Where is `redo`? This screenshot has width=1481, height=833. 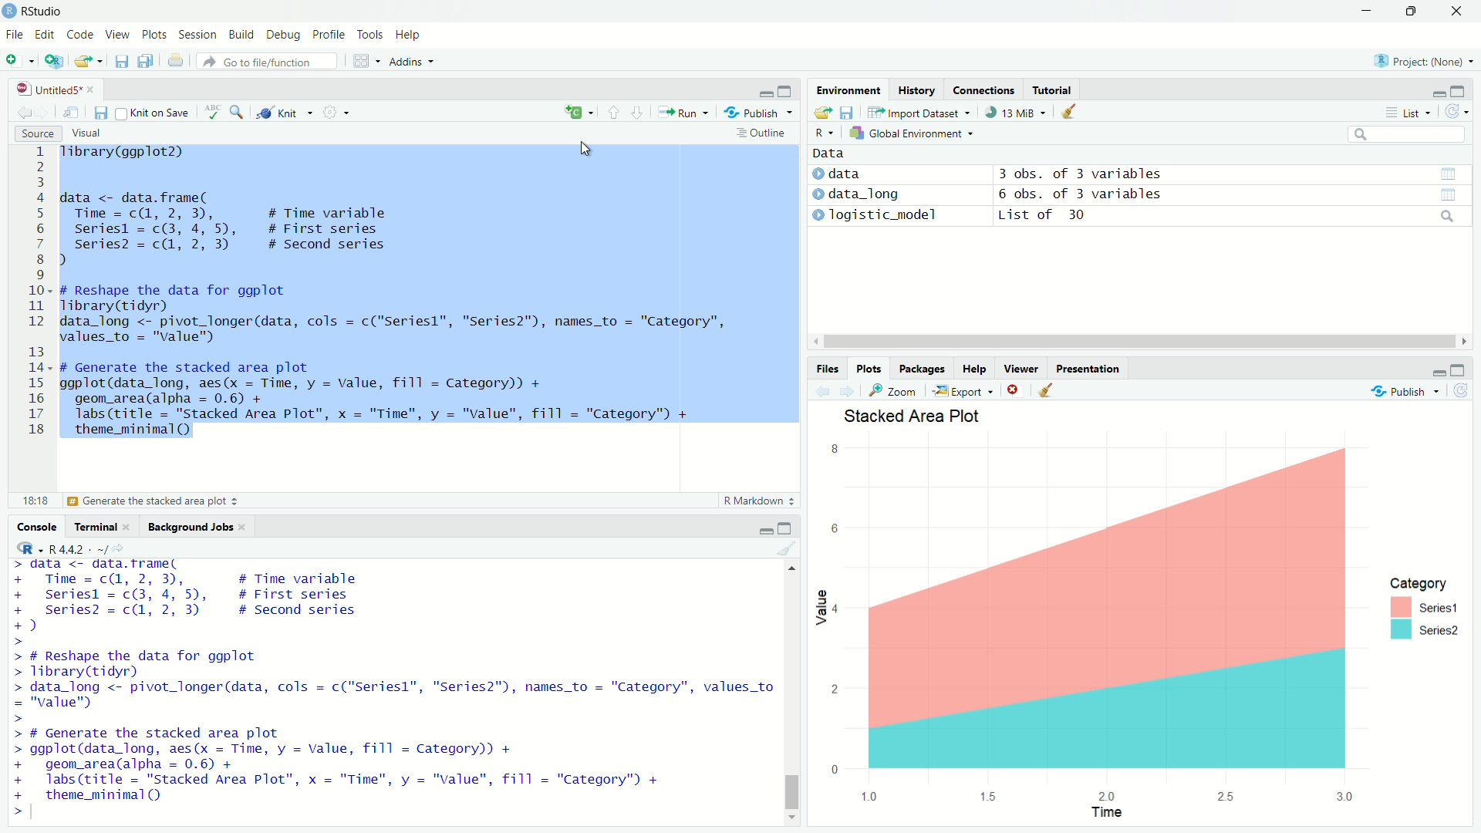
redo is located at coordinates (211, 62).